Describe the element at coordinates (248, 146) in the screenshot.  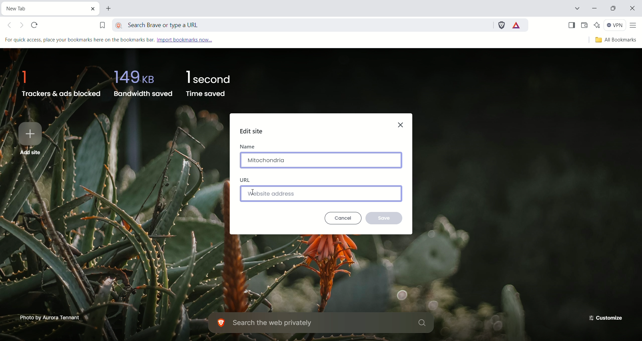
I see `name` at that location.